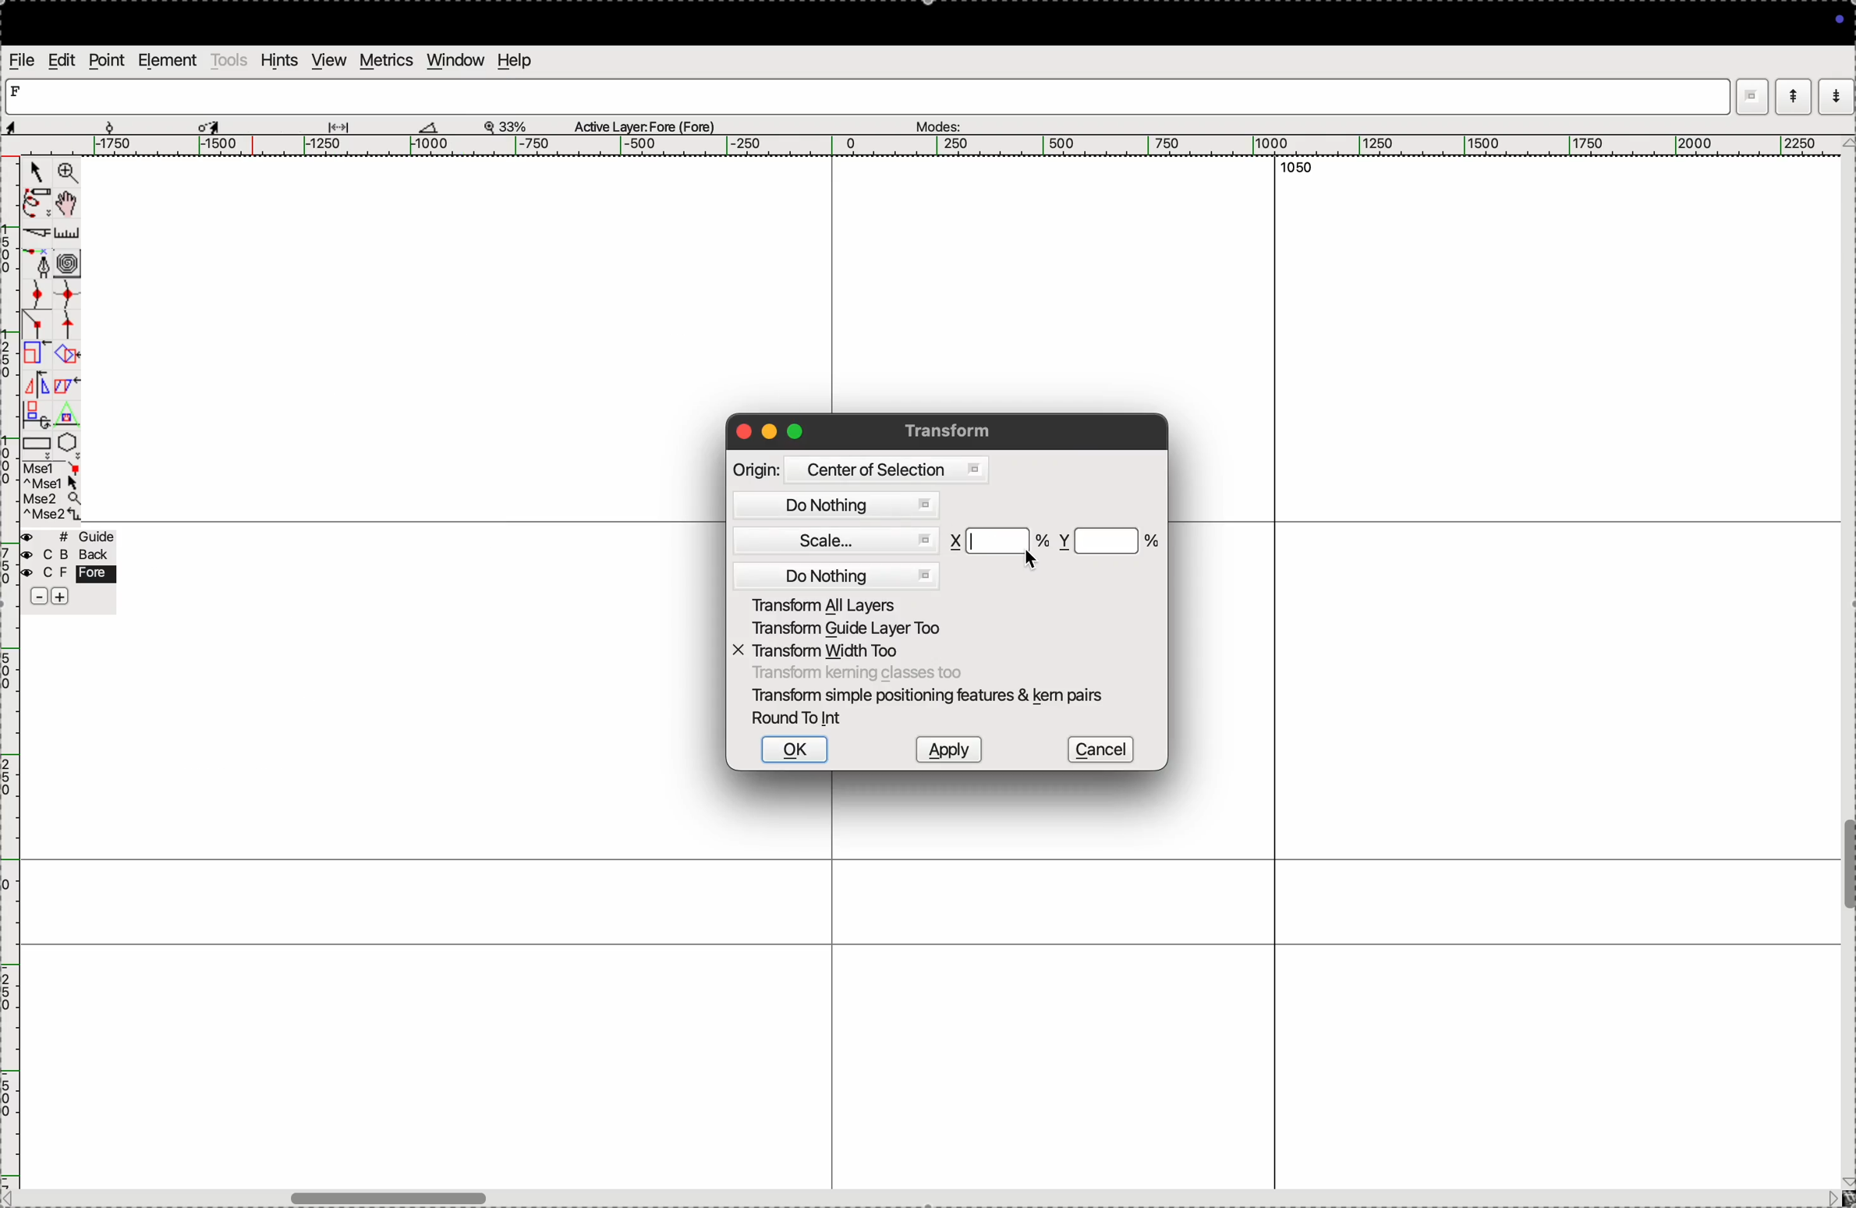 This screenshot has width=1856, height=1208. Describe the element at coordinates (794, 749) in the screenshot. I see `ok` at that location.